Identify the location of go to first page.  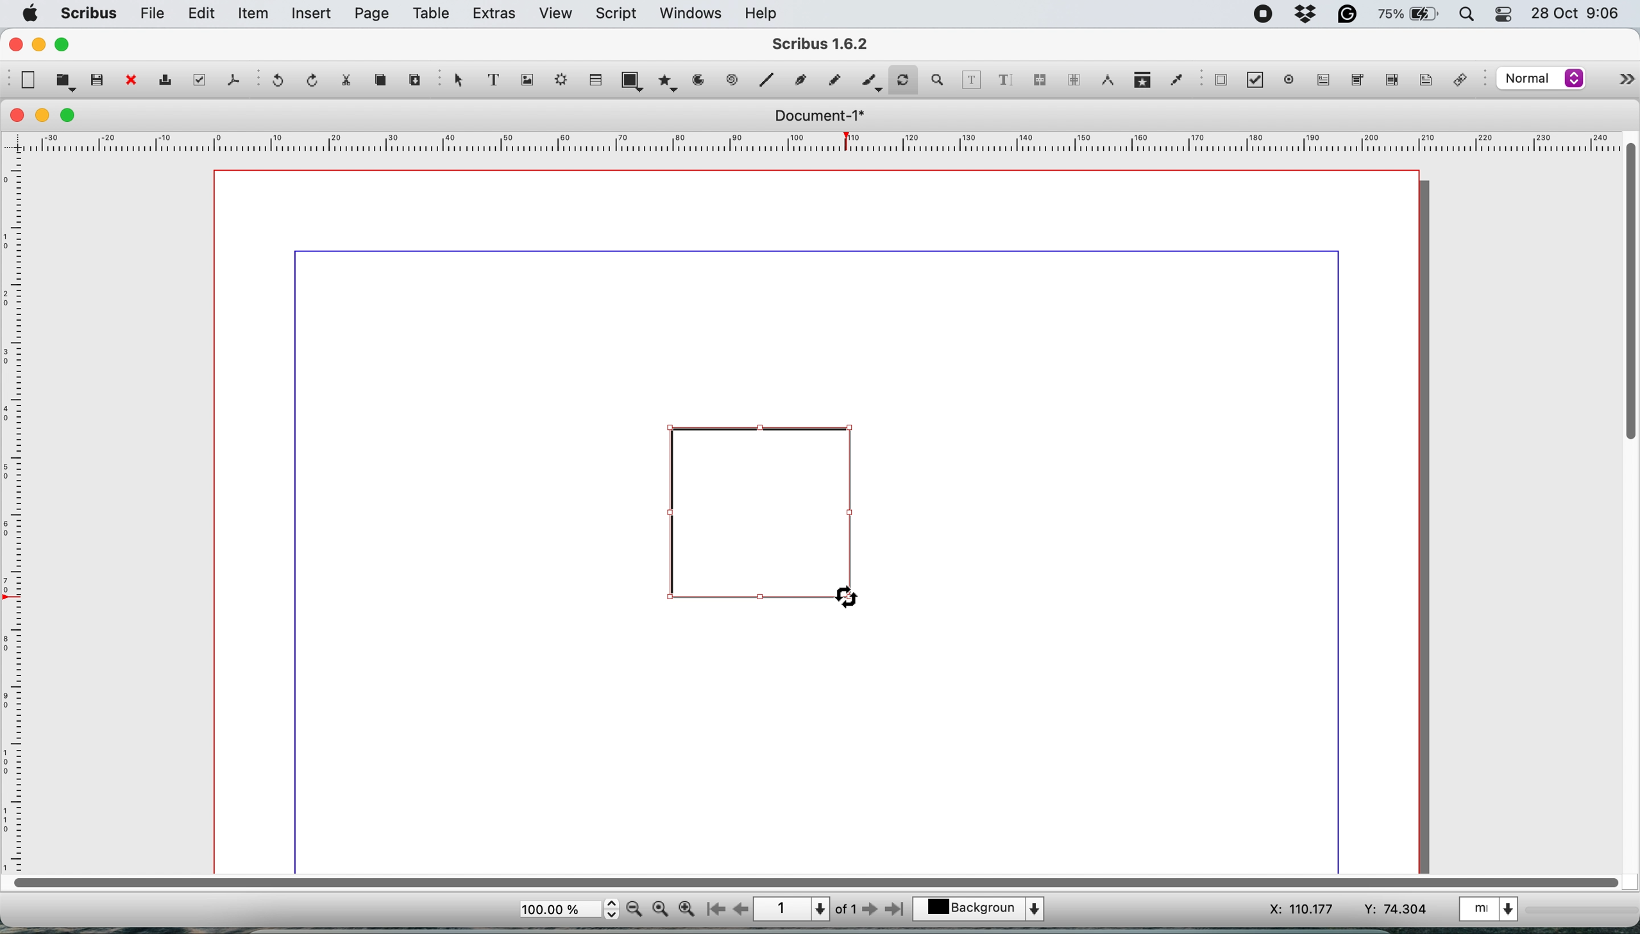
(714, 910).